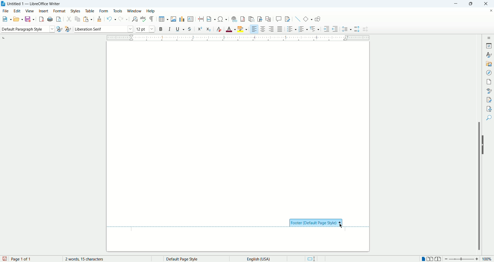  Describe the element at coordinates (164, 19) in the screenshot. I see `insert table` at that location.